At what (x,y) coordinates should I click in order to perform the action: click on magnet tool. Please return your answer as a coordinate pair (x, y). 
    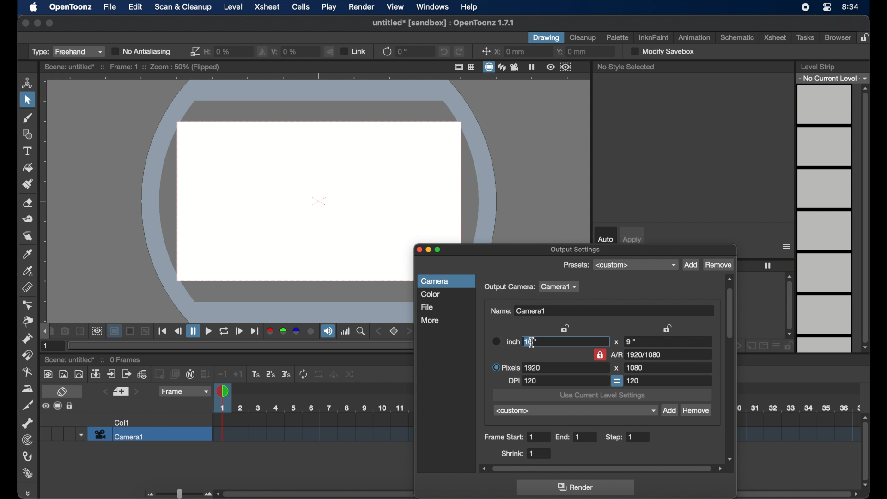
    Looking at the image, I should click on (28, 355).